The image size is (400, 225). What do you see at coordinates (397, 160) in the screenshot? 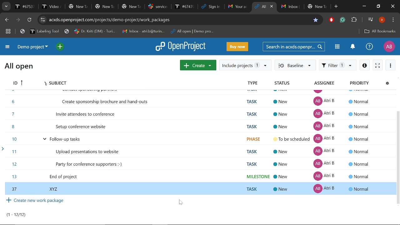
I see `vertical scrollbar` at bounding box center [397, 160].